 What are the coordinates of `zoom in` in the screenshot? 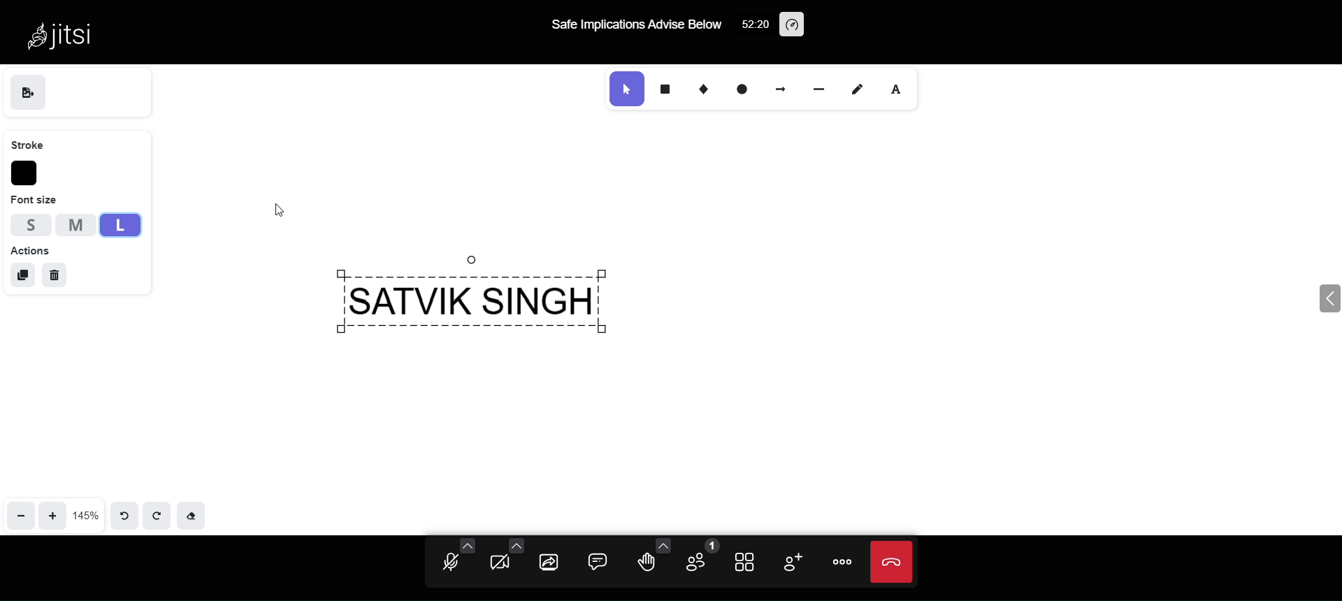 It's located at (54, 514).